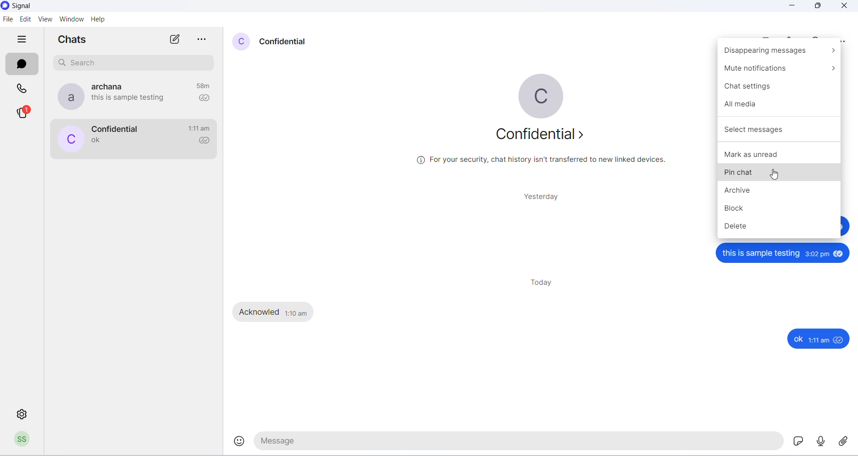 The image size is (858, 456). Describe the element at coordinates (25, 20) in the screenshot. I see `edit` at that location.